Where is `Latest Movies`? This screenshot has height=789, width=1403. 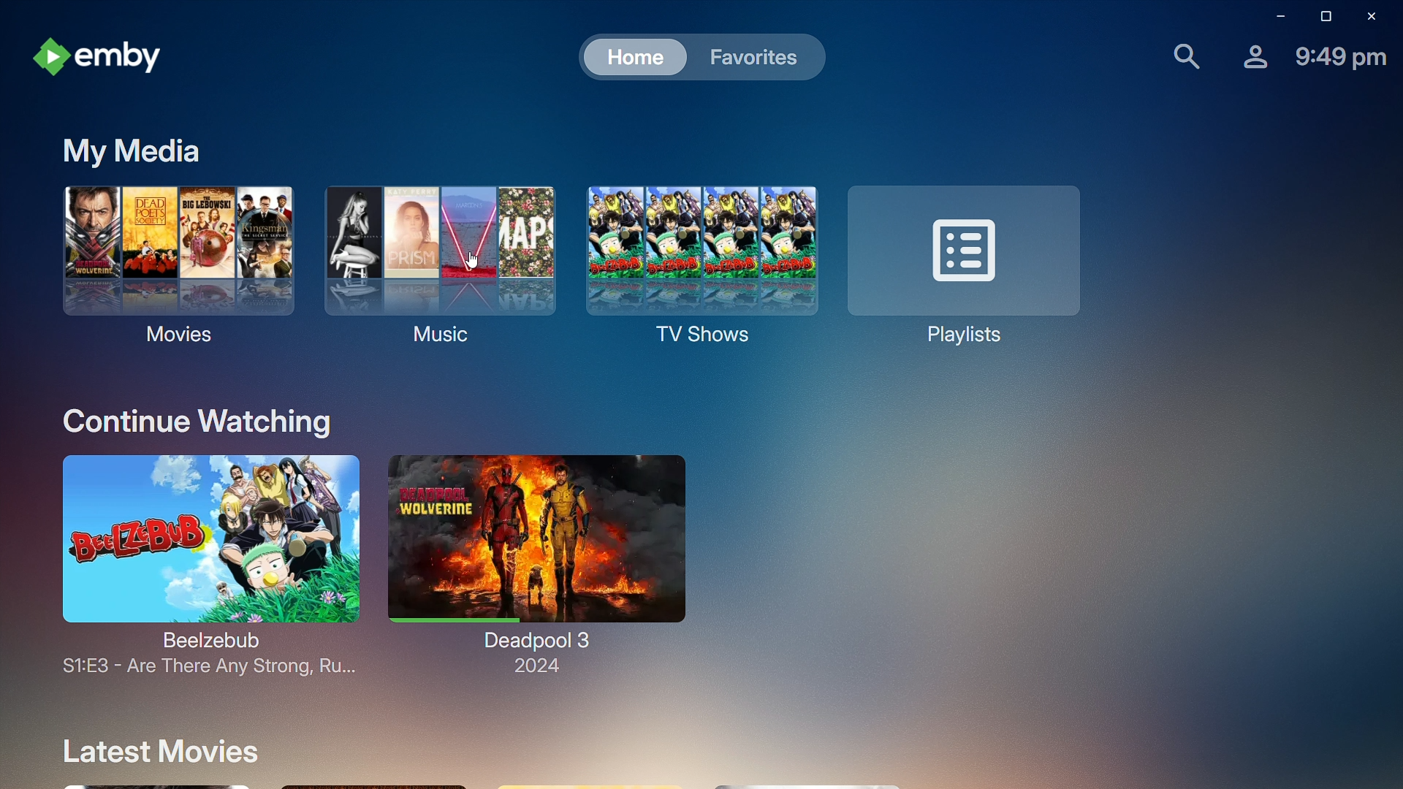 Latest Movies is located at coordinates (153, 751).